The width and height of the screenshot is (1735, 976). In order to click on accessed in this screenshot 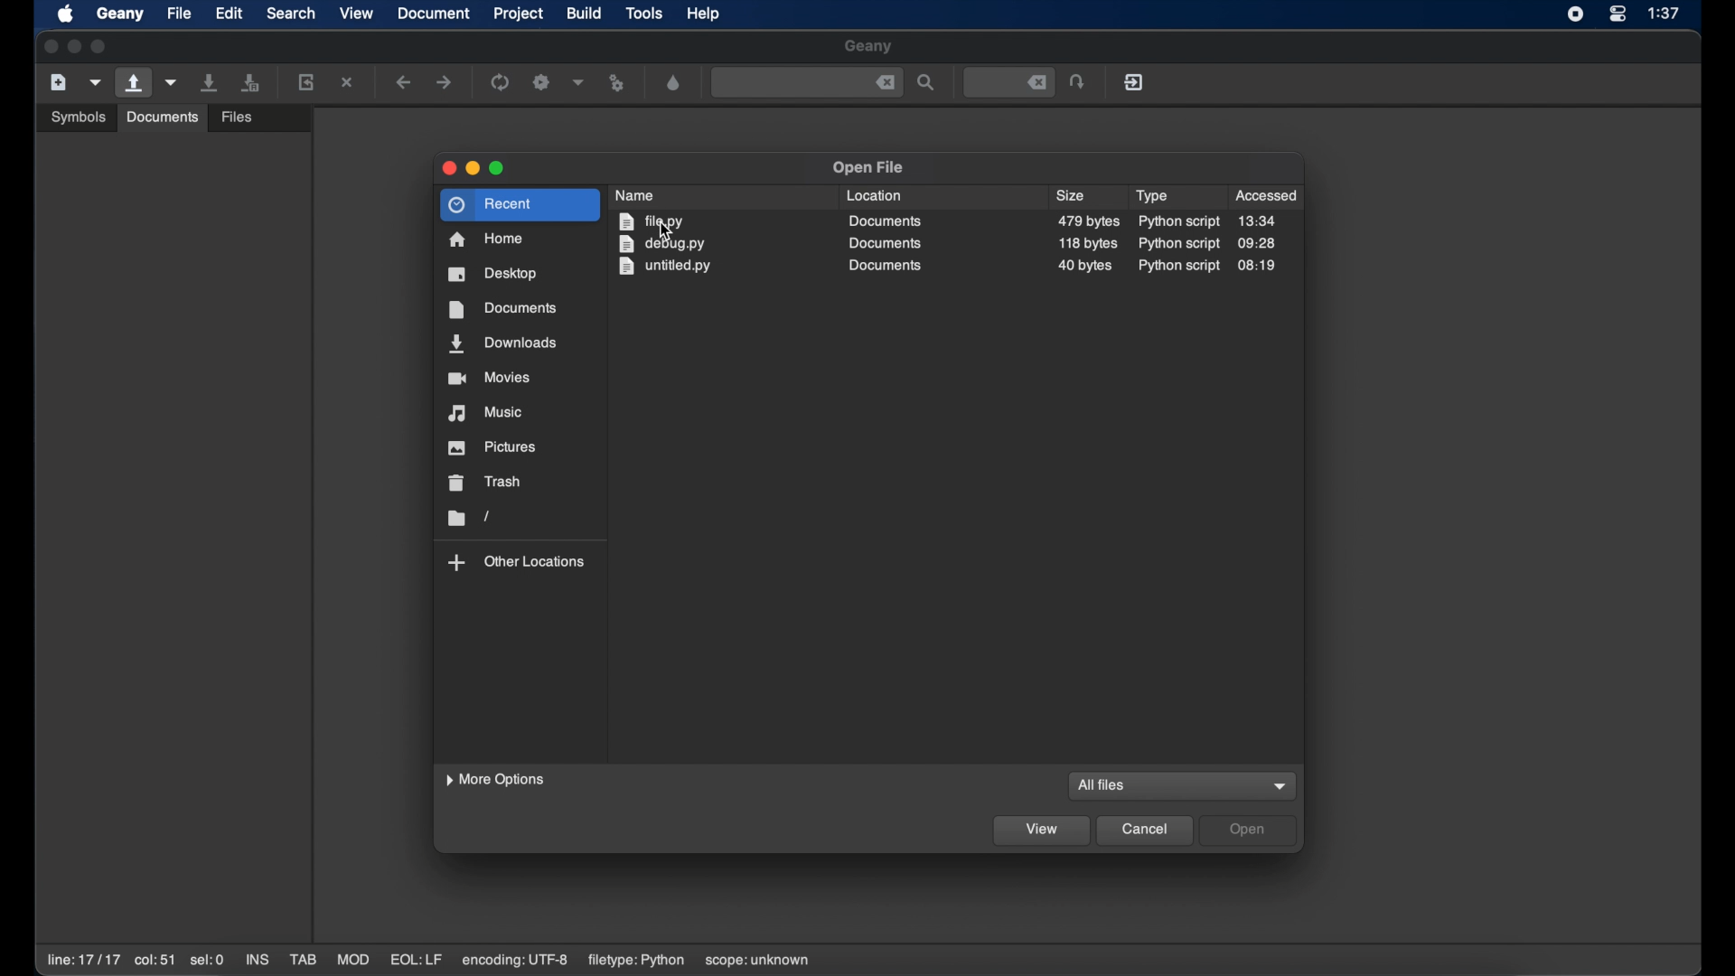, I will do `click(1268, 195)`.